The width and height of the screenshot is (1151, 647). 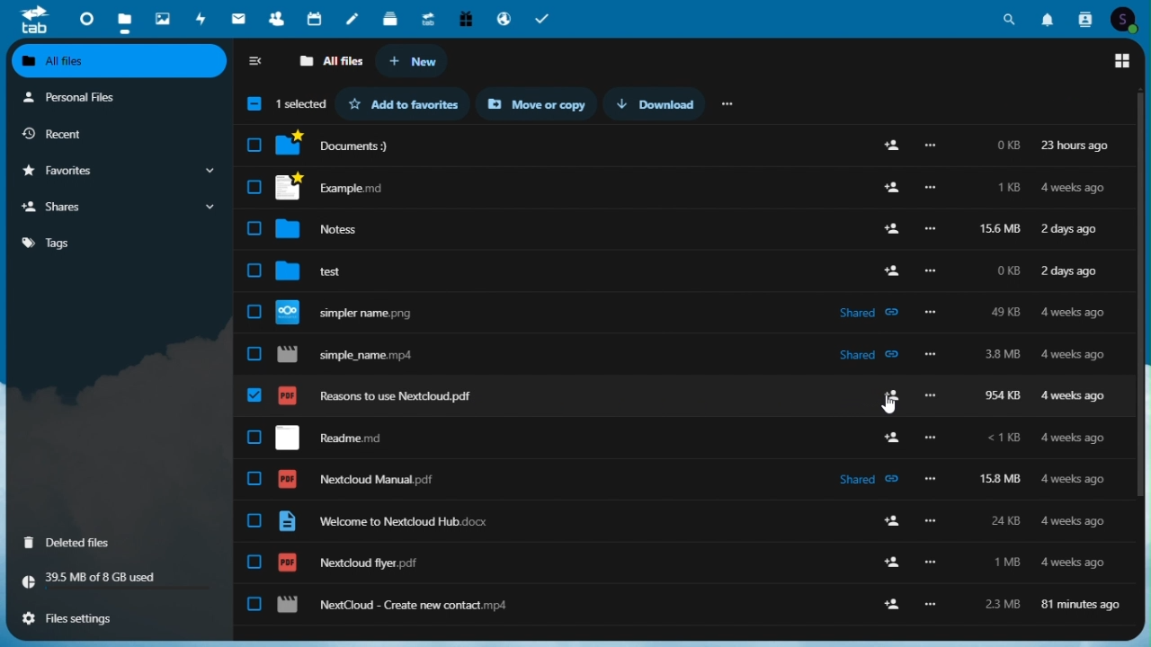 What do you see at coordinates (239, 21) in the screenshot?
I see `mail` at bounding box center [239, 21].